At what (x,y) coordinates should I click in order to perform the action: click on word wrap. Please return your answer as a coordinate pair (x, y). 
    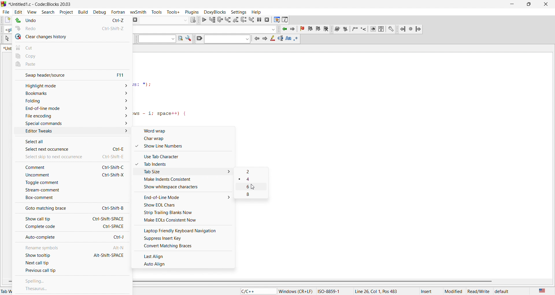
    Looking at the image, I should click on (186, 131).